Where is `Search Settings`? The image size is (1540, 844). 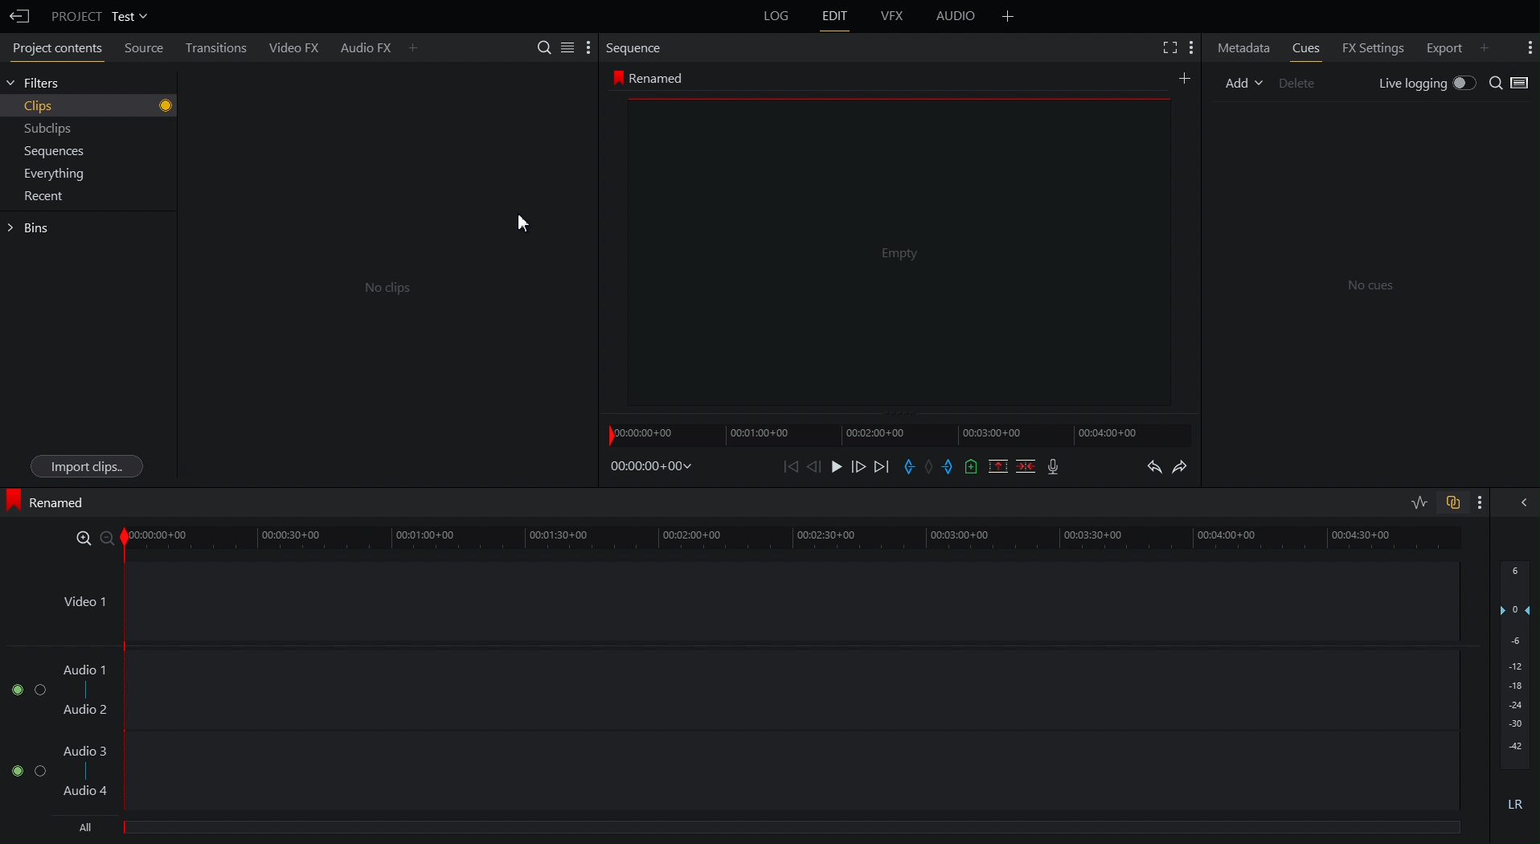
Search Settings is located at coordinates (563, 47).